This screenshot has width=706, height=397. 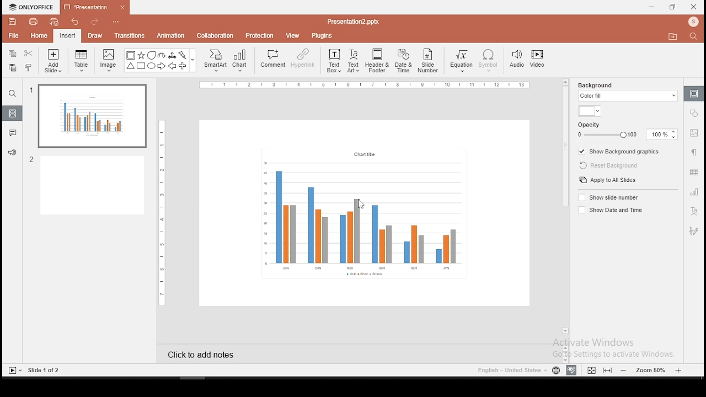 I want to click on slides, so click(x=12, y=113).